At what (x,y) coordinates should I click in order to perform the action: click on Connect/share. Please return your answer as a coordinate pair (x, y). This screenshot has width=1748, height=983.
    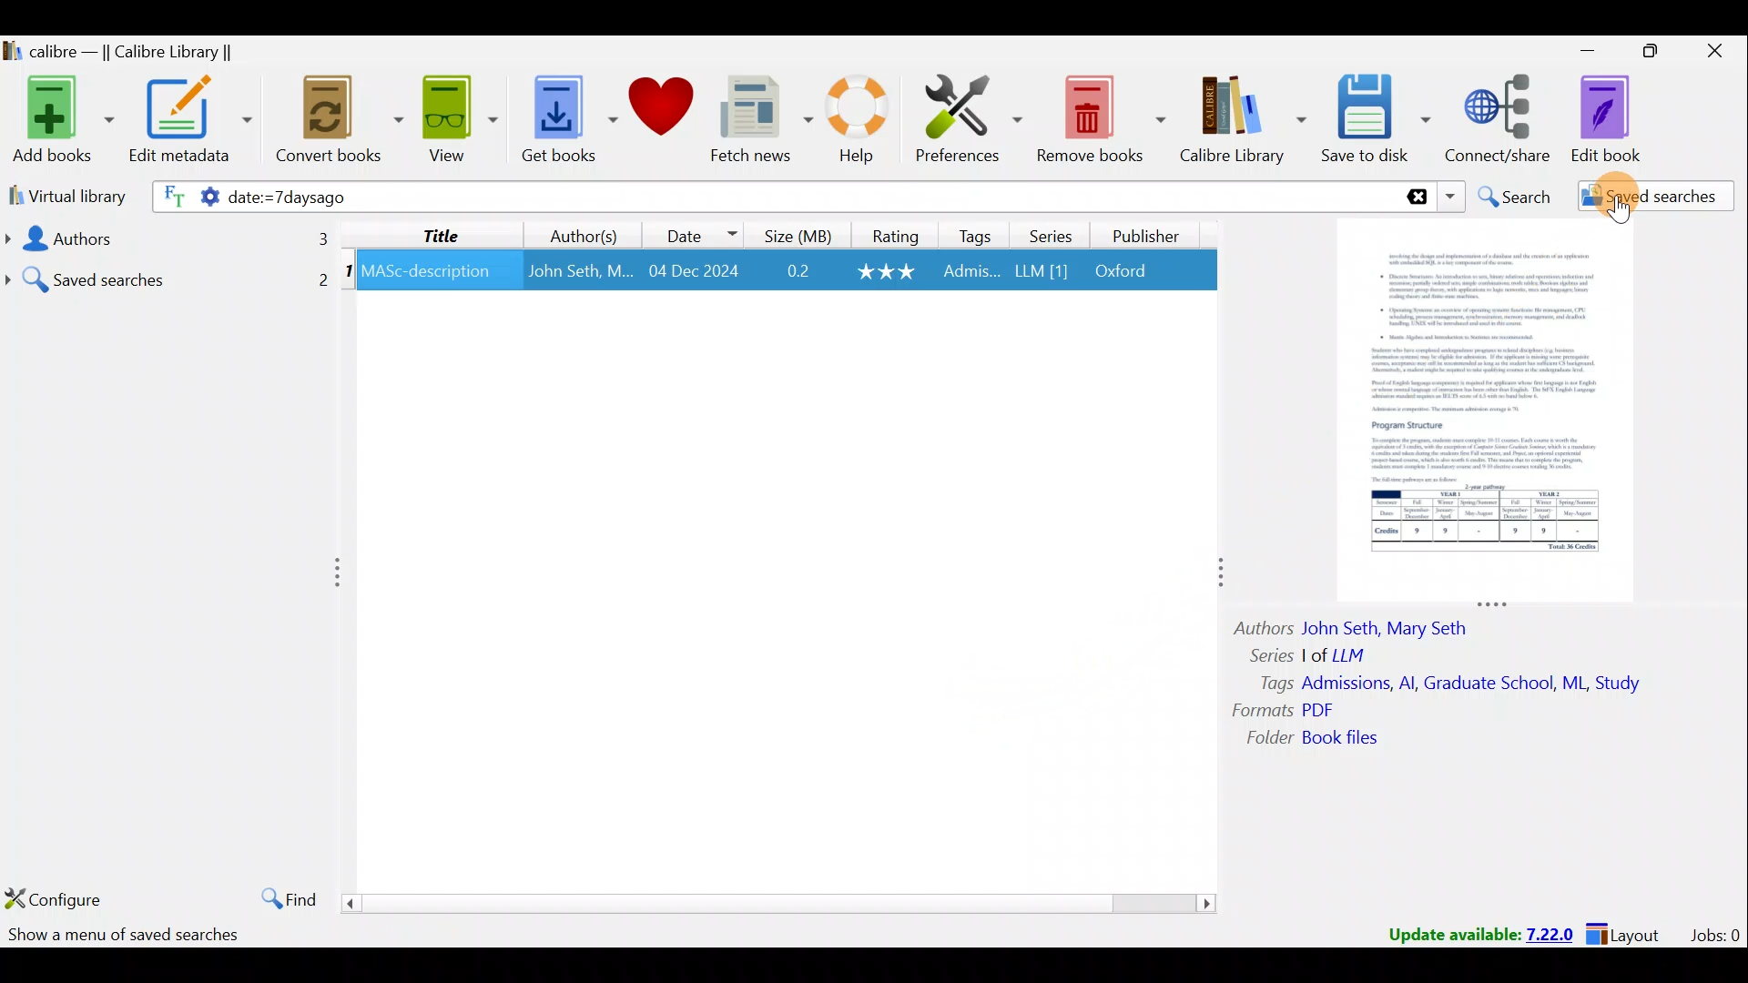
    Looking at the image, I should click on (1502, 120).